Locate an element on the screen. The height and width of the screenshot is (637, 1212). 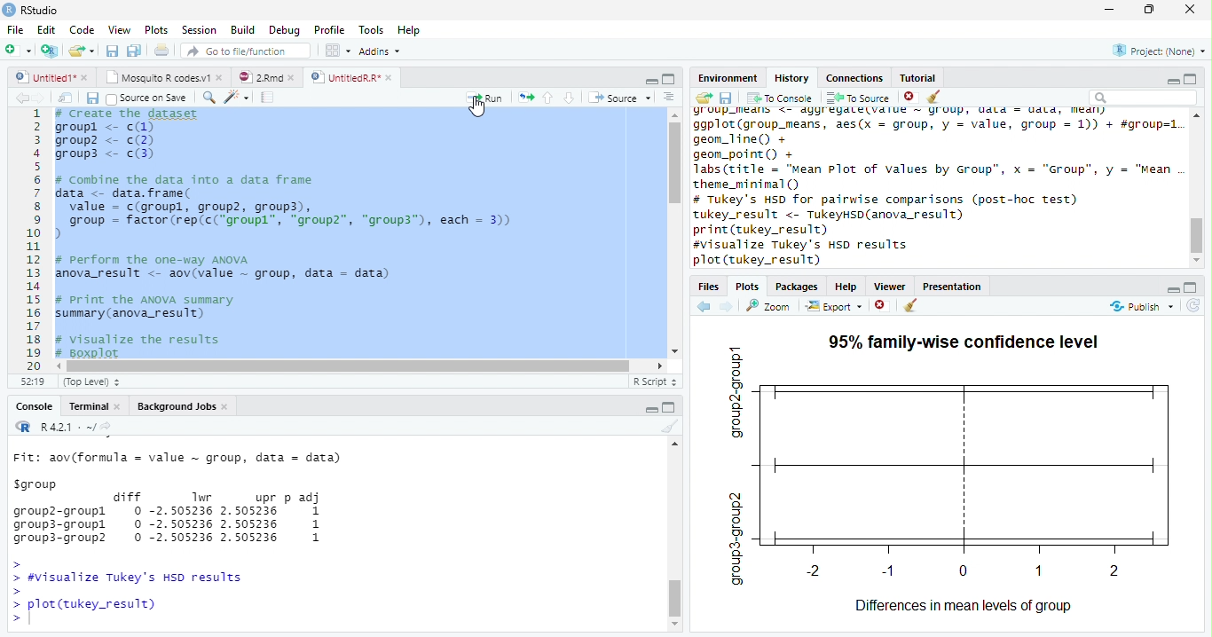
Load Workspace is located at coordinates (704, 97).